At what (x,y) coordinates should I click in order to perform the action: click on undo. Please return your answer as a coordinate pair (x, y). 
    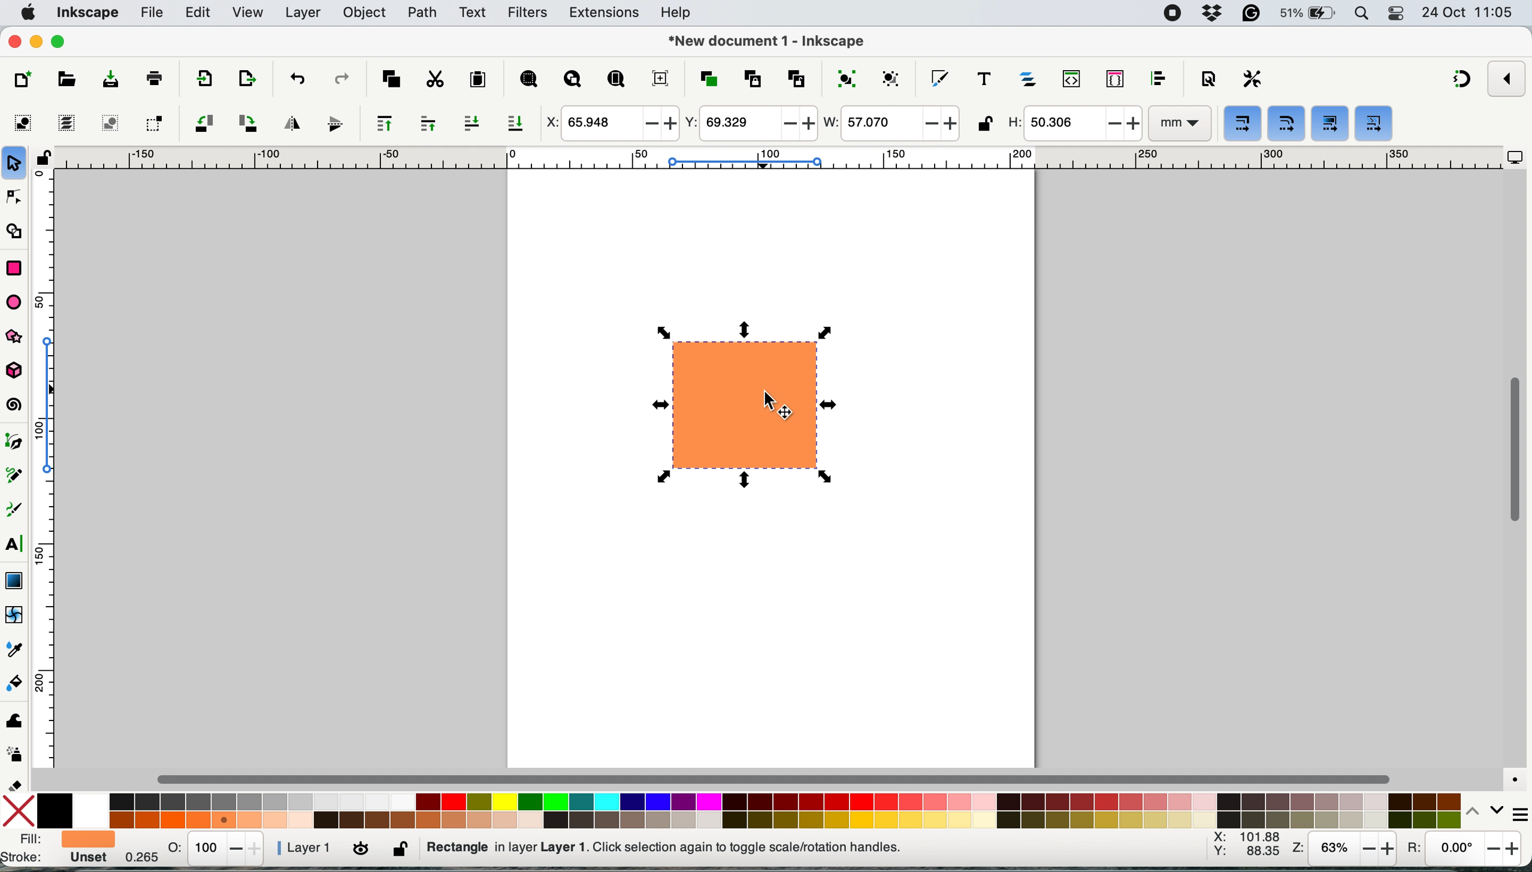
    Looking at the image, I should click on (296, 78).